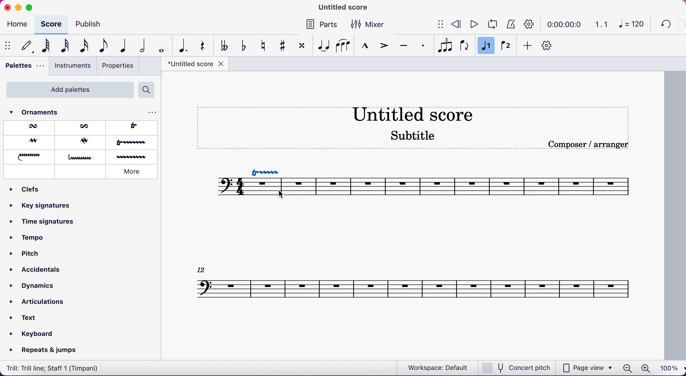 This screenshot has width=686, height=376. Describe the element at coordinates (282, 45) in the screenshot. I see `toggle sharp` at that location.